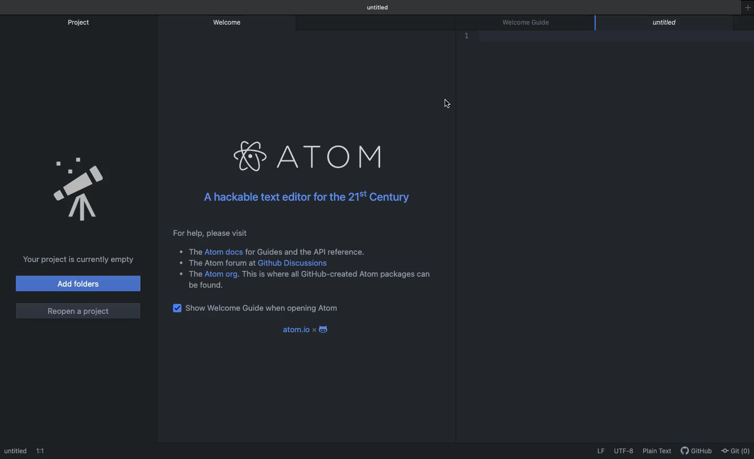 Image resolution: width=754 pixels, height=459 pixels. What do you see at coordinates (306, 329) in the screenshot?
I see `atom.io x android` at bounding box center [306, 329].